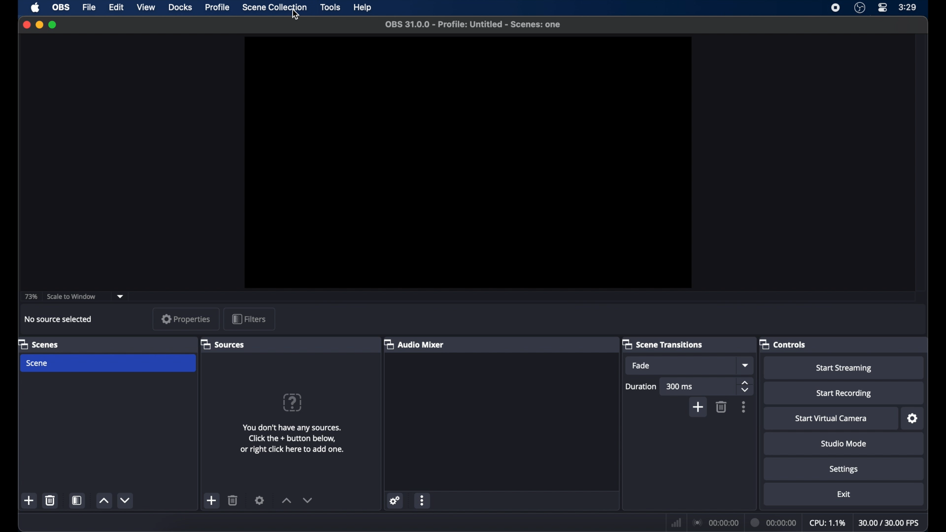  Describe the element at coordinates (883, 7) in the screenshot. I see `control center` at that location.